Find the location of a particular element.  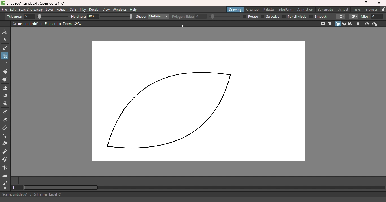

untitled6* [sandbox] : OpenToonz 1.7.1 is located at coordinates (34, 3).